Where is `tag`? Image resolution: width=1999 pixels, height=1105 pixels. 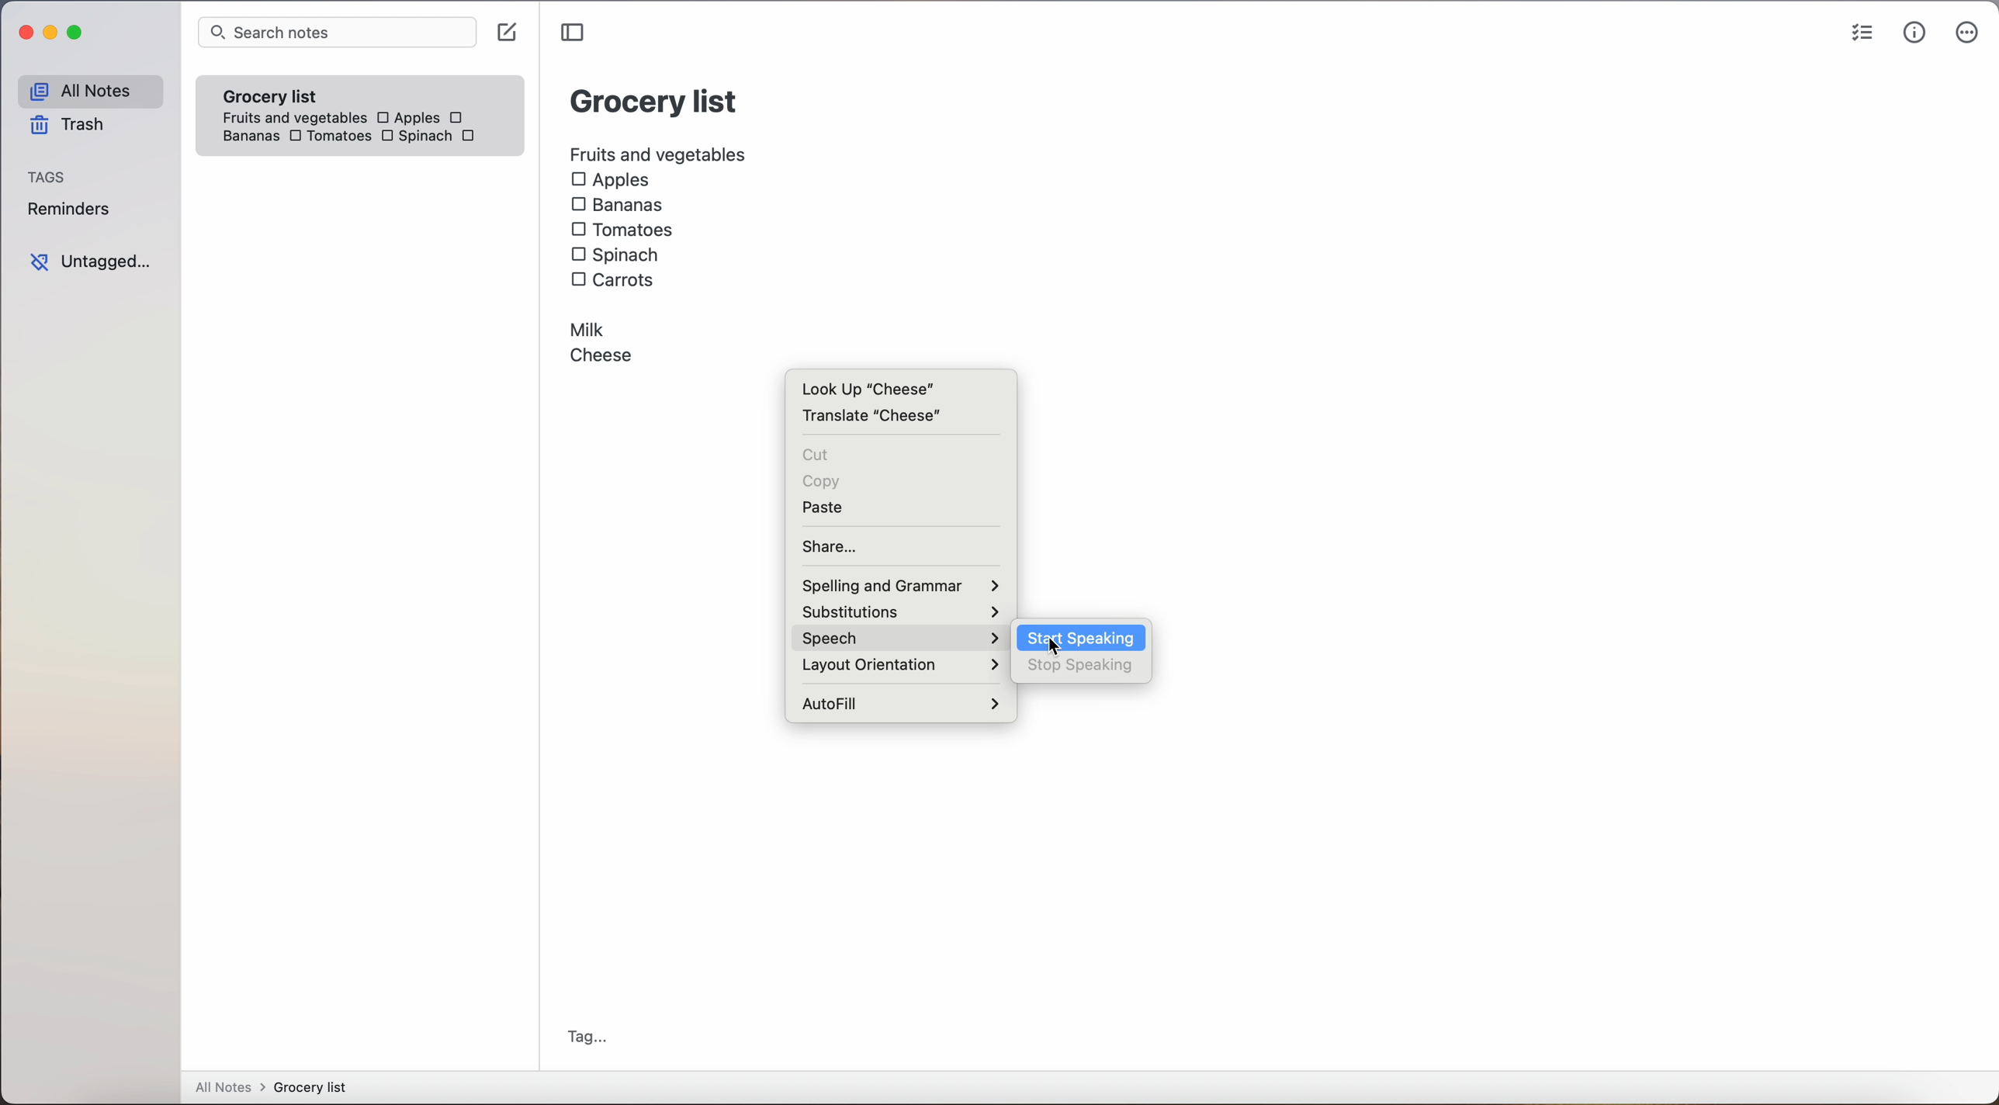 tag is located at coordinates (590, 1037).